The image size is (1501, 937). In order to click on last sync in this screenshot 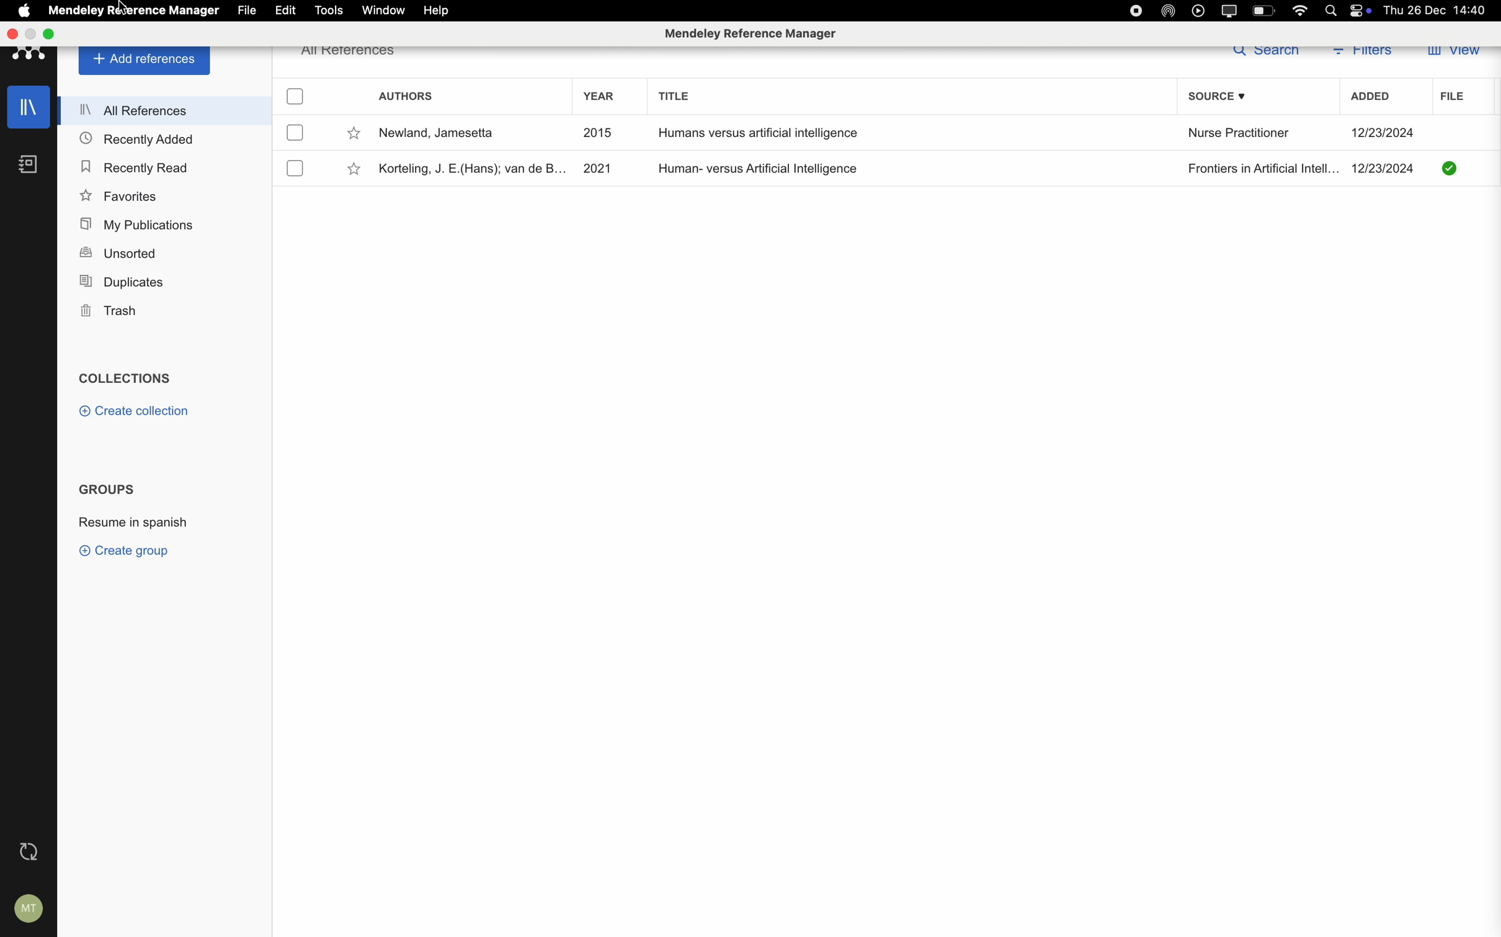, I will do `click(29, 853)`.